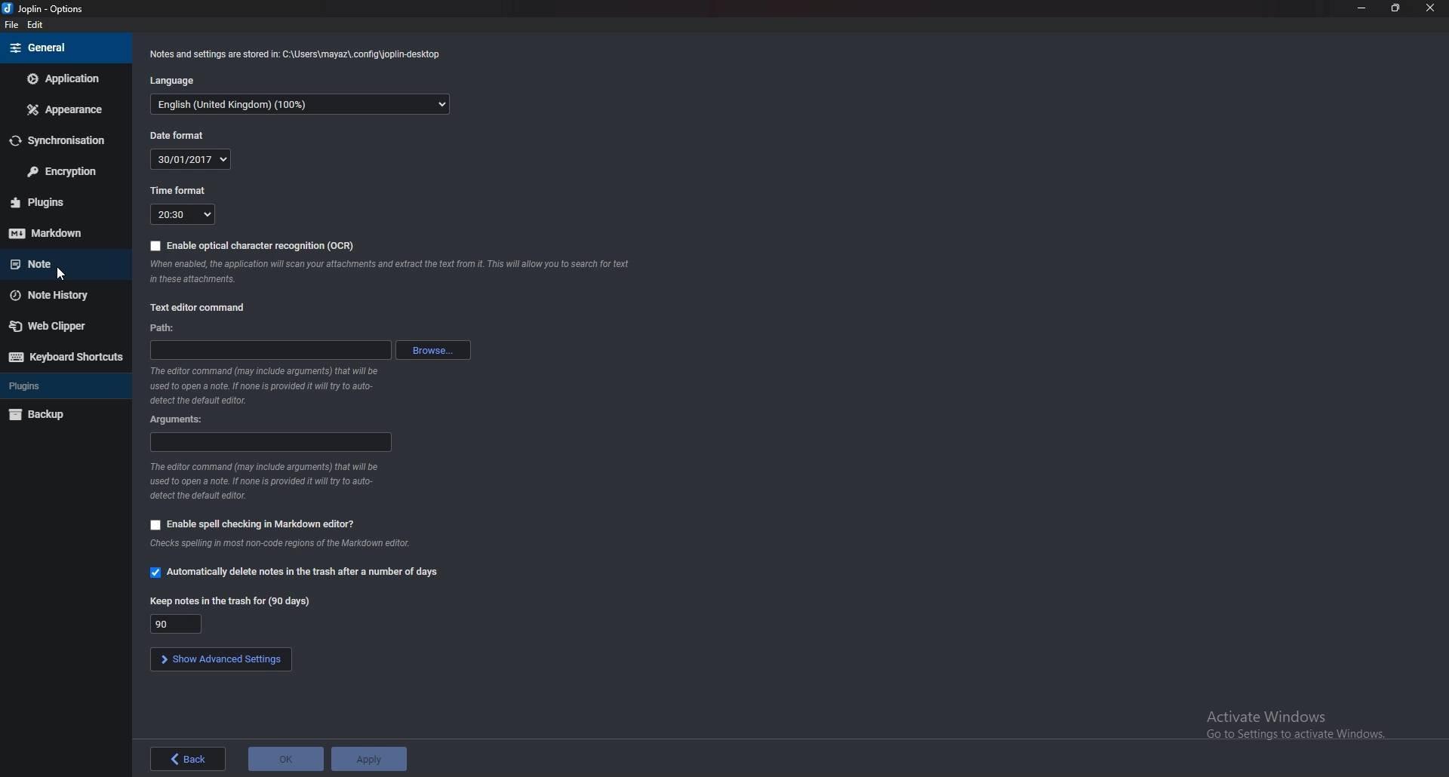  Describe the element at coordinates (175, 419) in the screenshot. I see `Arguments` at that location.